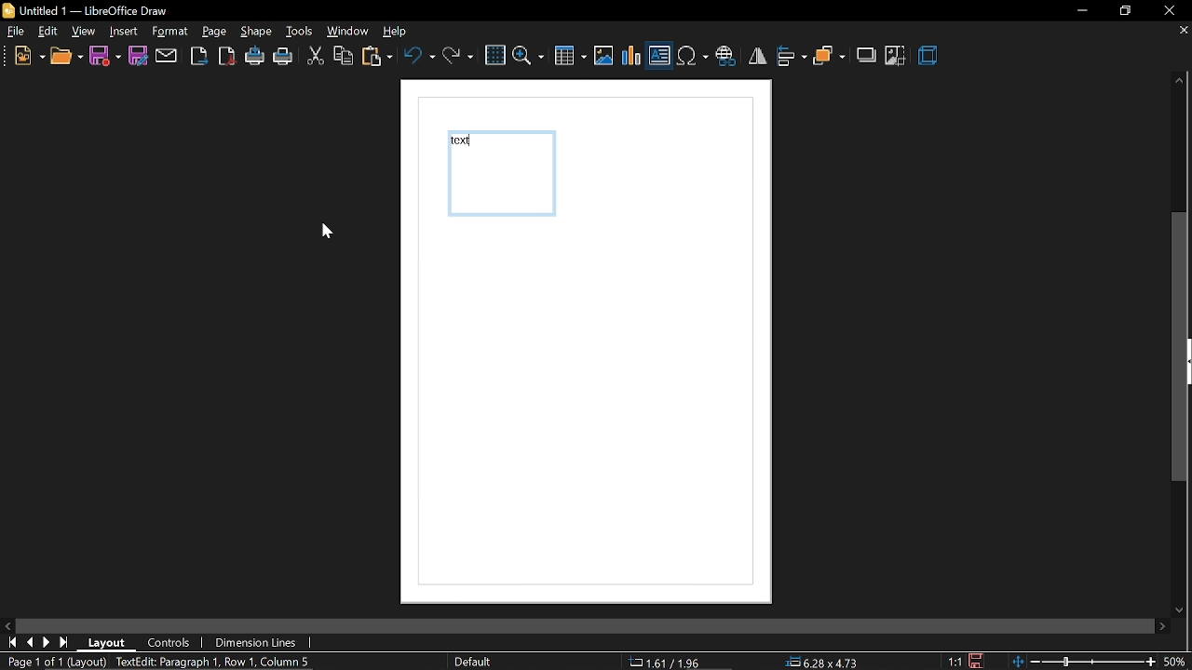 The image size is (1192, 670). I want to click on next page, so click(66, 642).